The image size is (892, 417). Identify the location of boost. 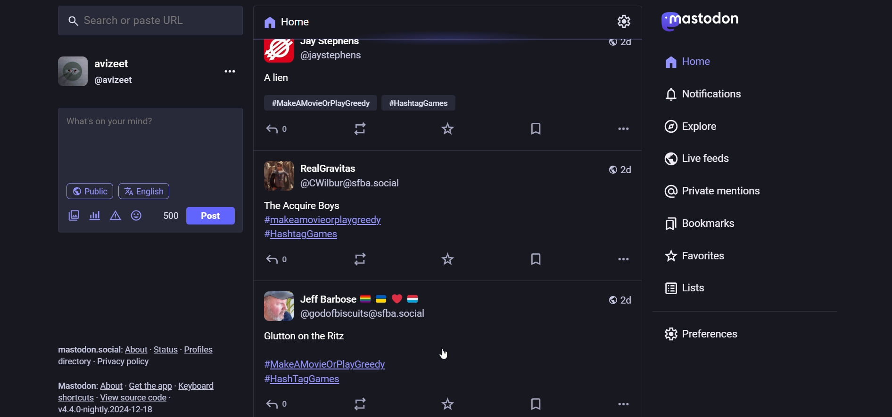
(360, 404).